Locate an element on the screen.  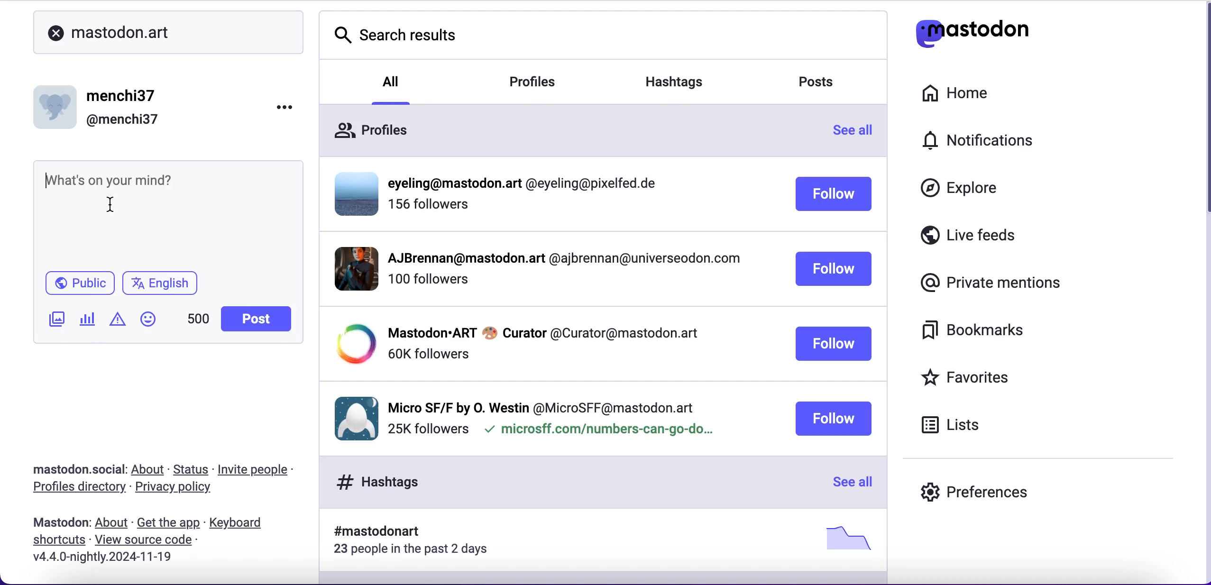
search results is located at coordinates (404, 37).